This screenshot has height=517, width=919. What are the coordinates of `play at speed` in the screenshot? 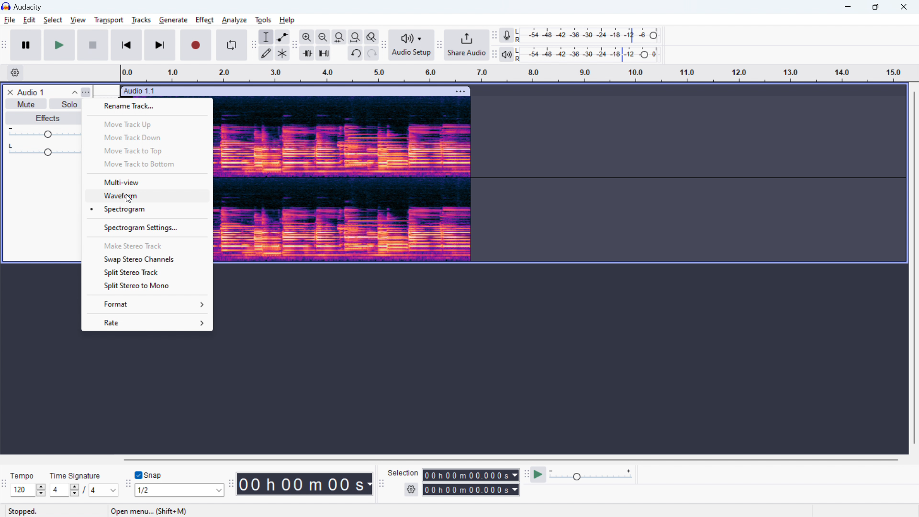 It's located at (538, 474).